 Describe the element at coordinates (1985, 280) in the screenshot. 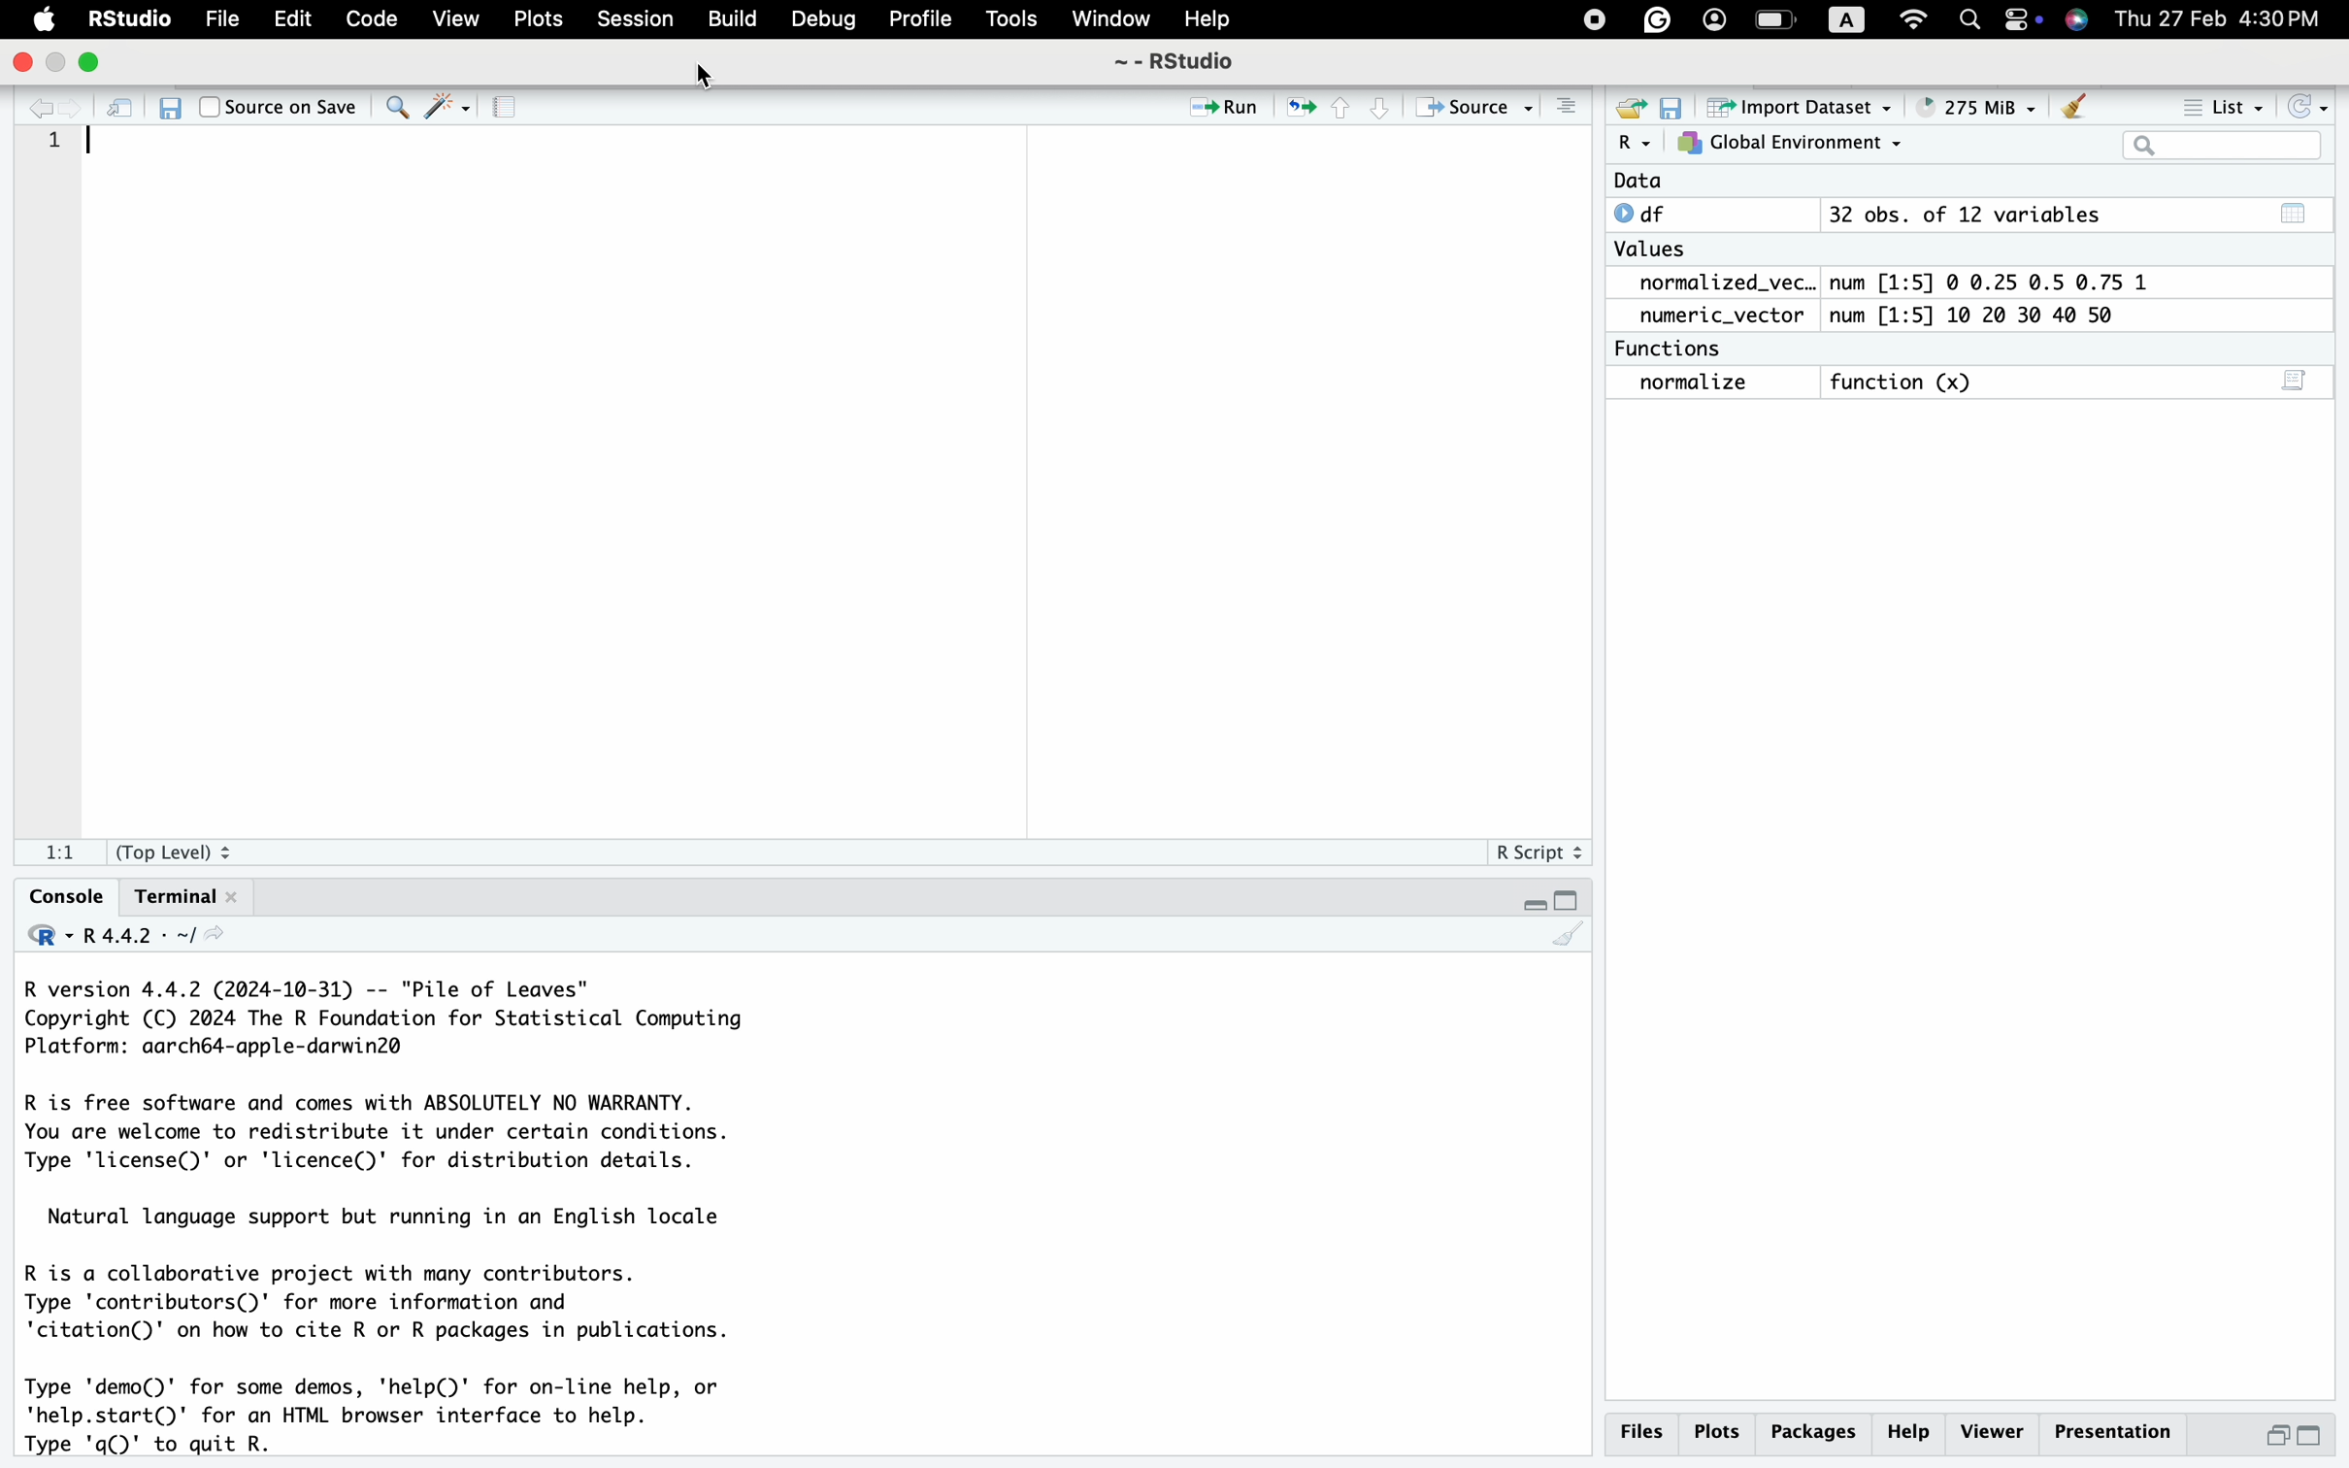

I see `num [1:5] 0 0.25 0.5 0.75 1` at that location.